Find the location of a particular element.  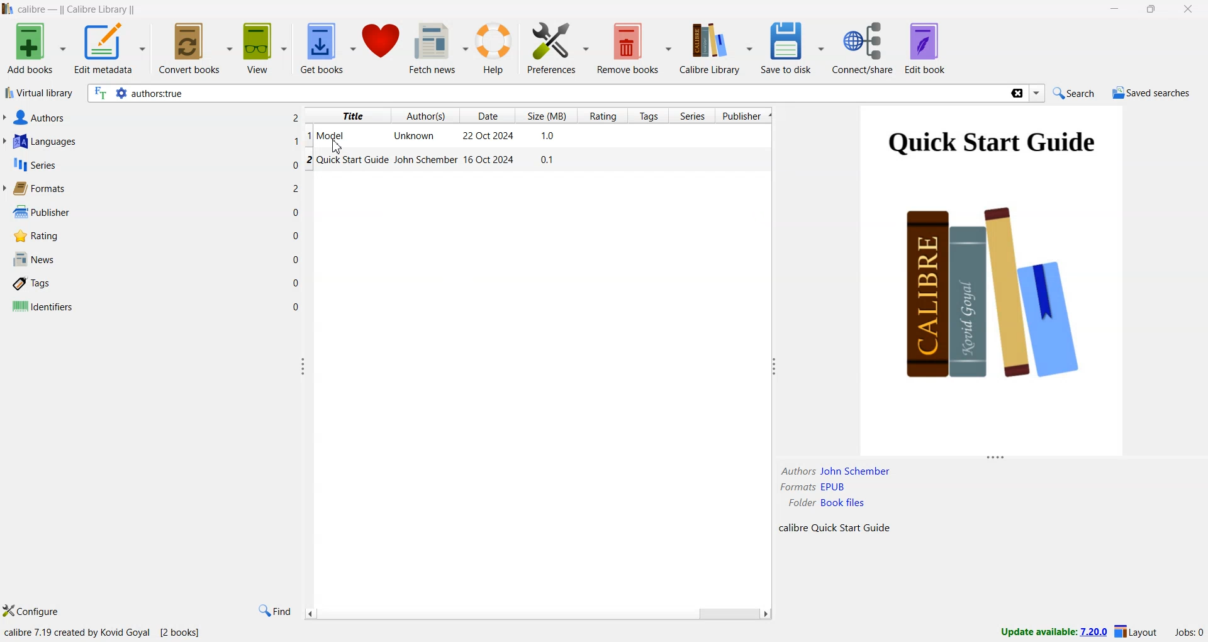

change layout is located at coordinates (1136, 634).